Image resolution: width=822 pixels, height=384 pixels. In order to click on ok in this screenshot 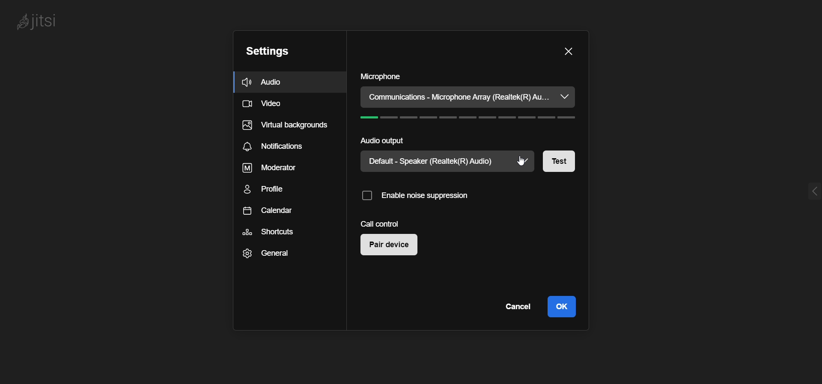, I will do `click(562, 306)`.